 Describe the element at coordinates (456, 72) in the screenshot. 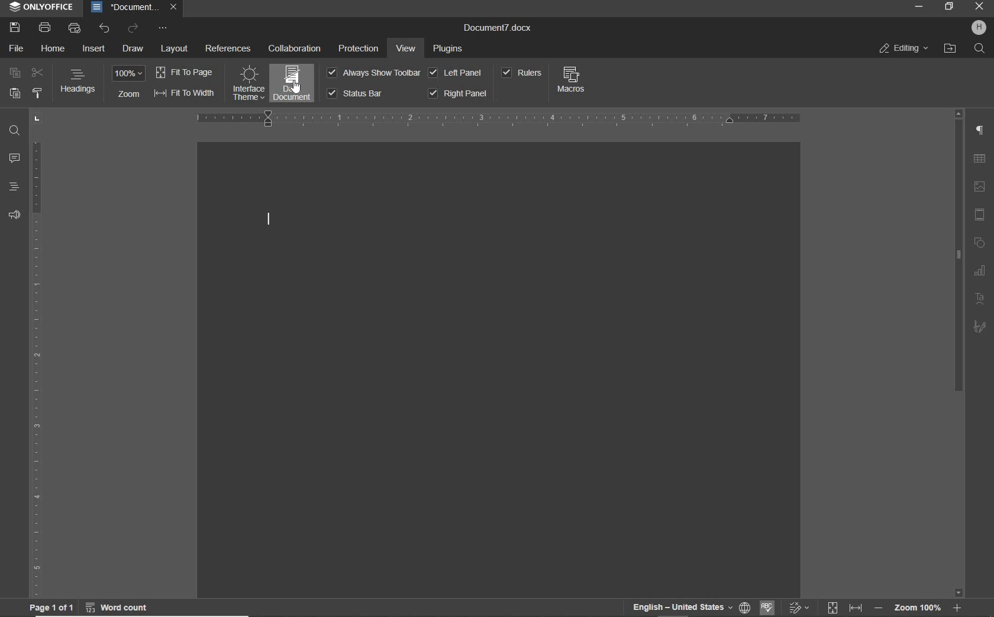

I see `LEFT PANEL` at that location.